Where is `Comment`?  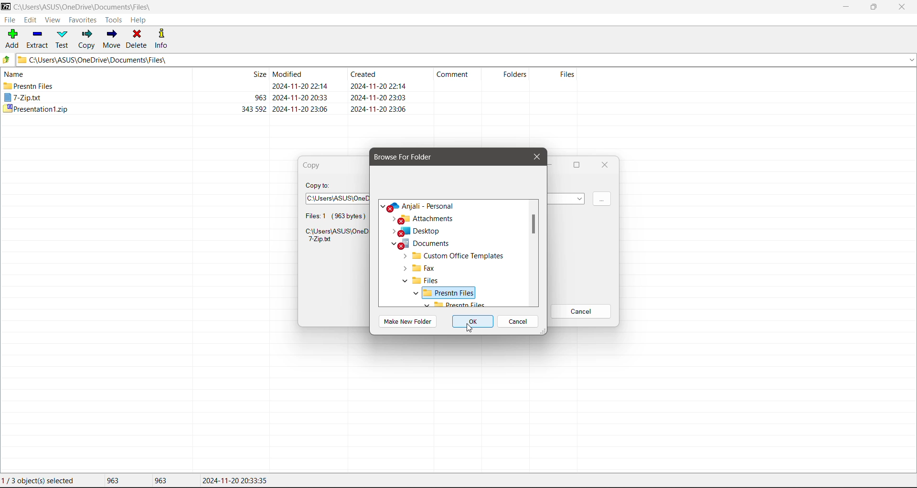
Comment is located at coordinates (457, 76).